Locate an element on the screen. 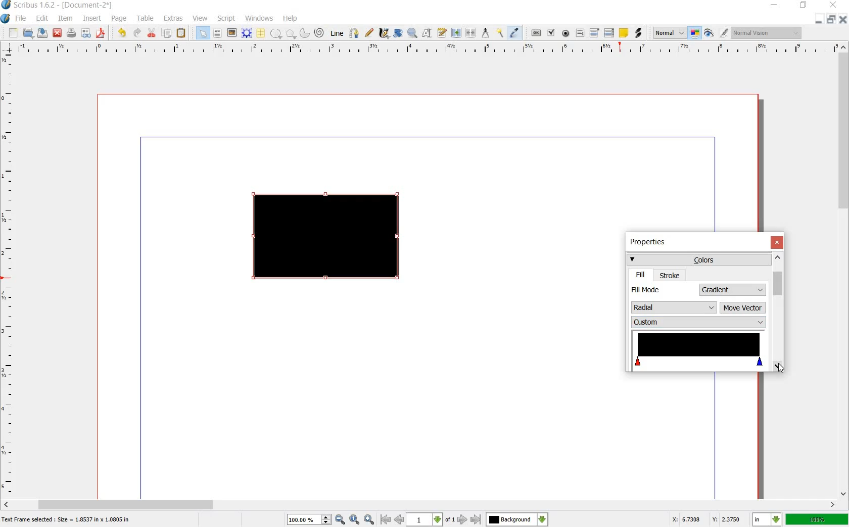 The image size is (849, 527). pdf push button is located at coordinates (536, 32).